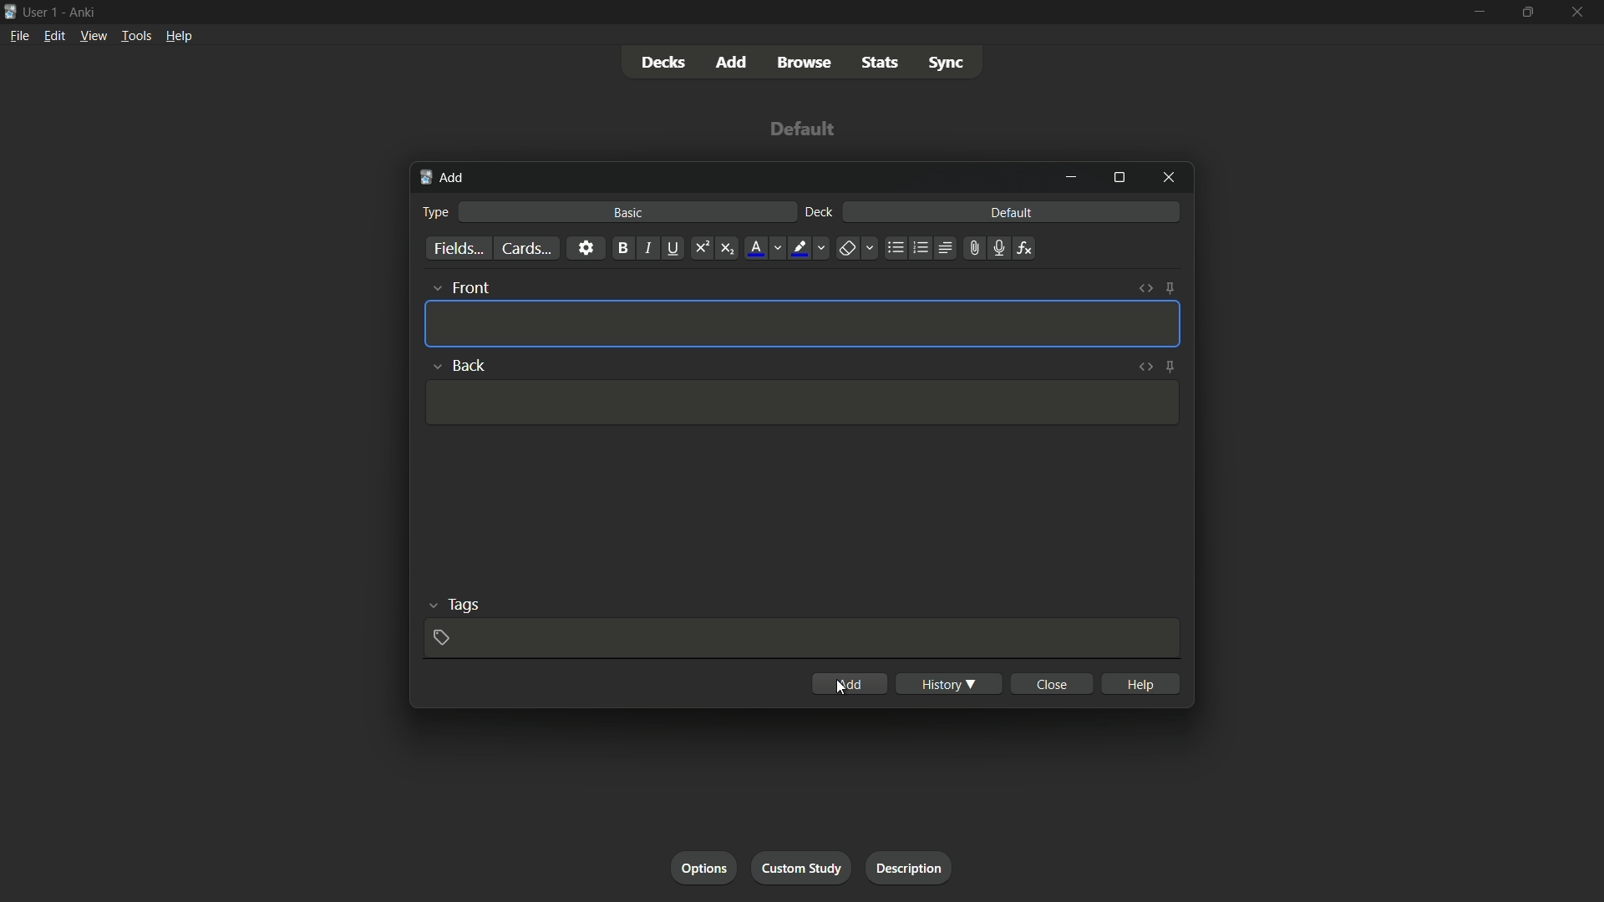  What do you see at coordinates (703, 867) in the screenshot?
I see `options` at bounding box center [703, 867].